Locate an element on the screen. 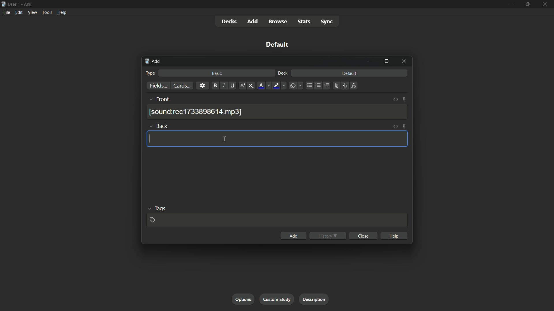  minimize is located at coordinates (371, 61).